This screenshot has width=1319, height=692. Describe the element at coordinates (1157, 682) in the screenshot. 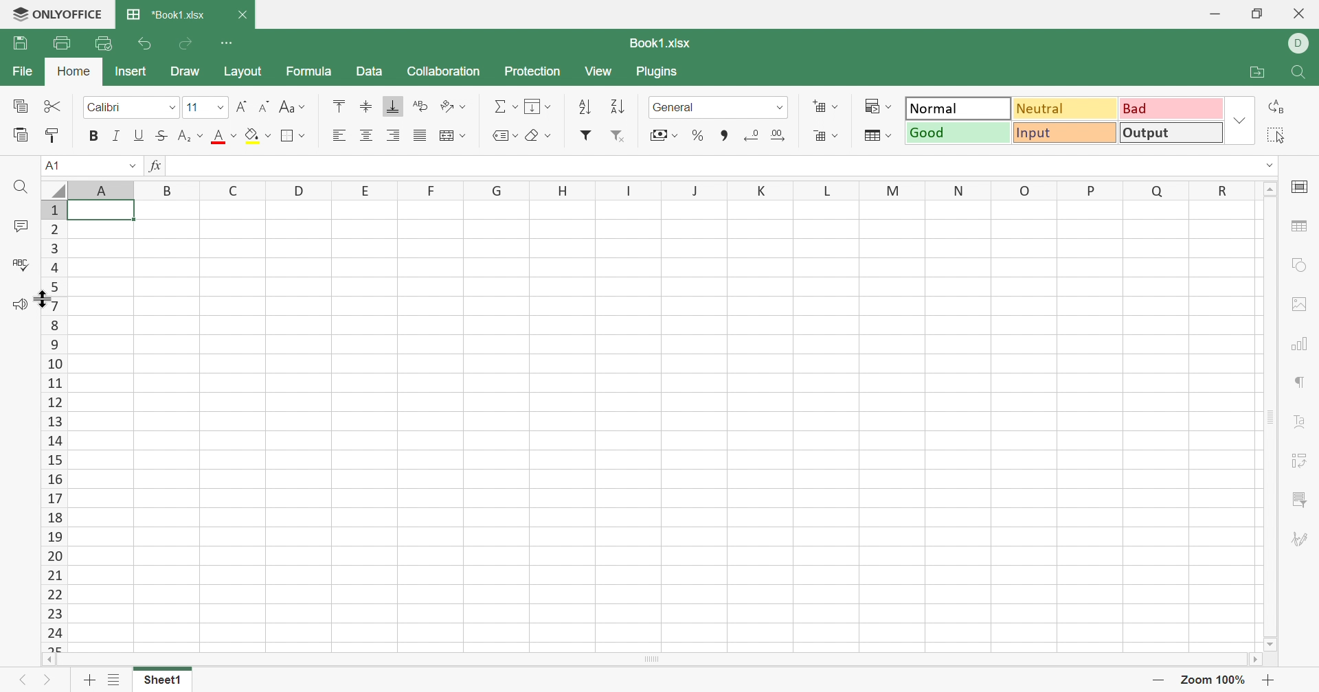

I see `Zoom Out` at that location.